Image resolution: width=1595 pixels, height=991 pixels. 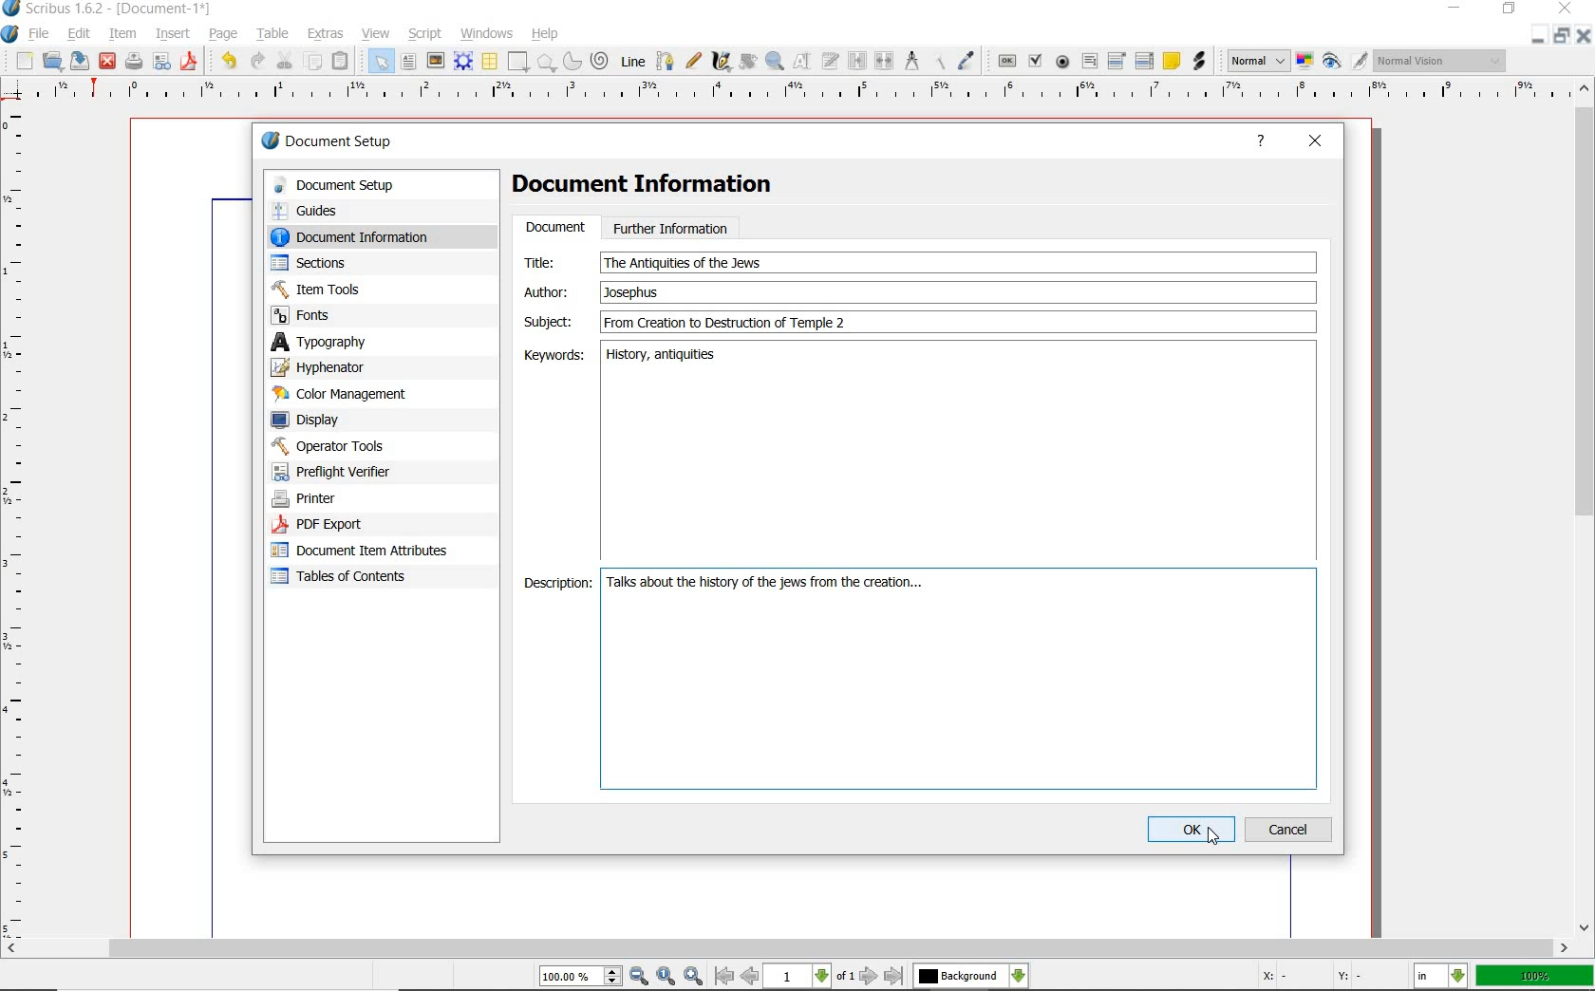 What do you see at coordinates (23, 61) in the screenshot?
I see `new` at bounding box center [23, 61].